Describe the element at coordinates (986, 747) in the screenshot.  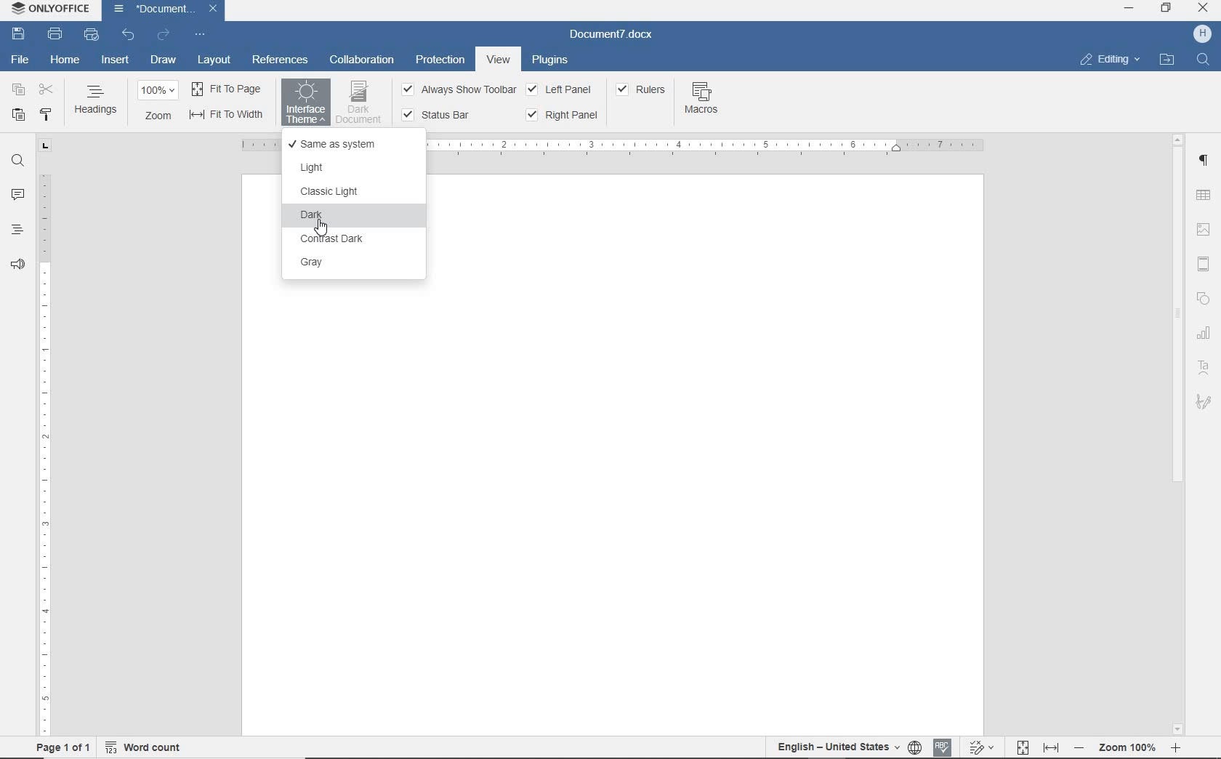
I see `TRACK CHANGES` at that location.